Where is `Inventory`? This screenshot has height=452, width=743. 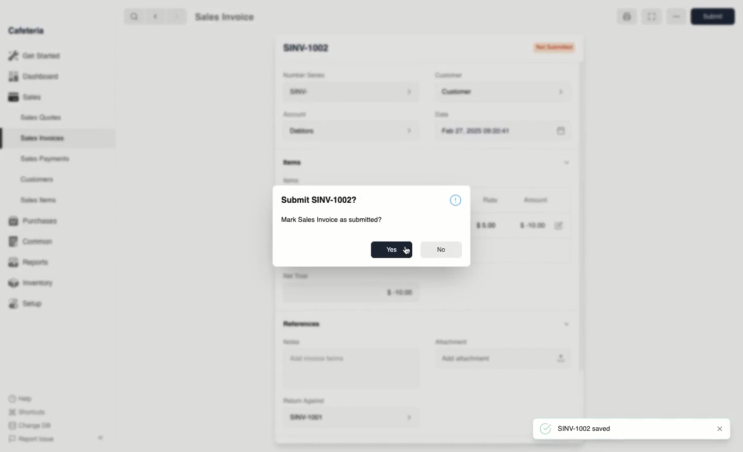 Inventory is located at coordinates (31, 284).